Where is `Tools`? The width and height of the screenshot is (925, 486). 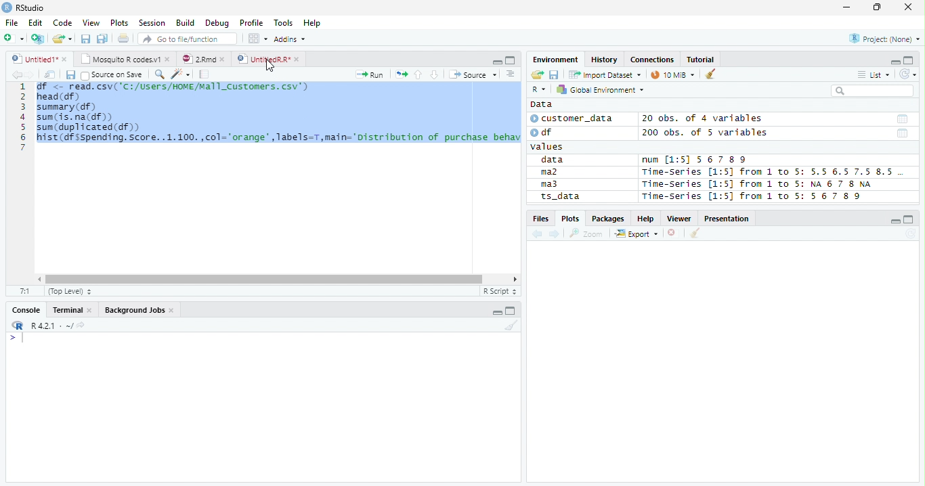
Tools is located at coordinates (286, 22).